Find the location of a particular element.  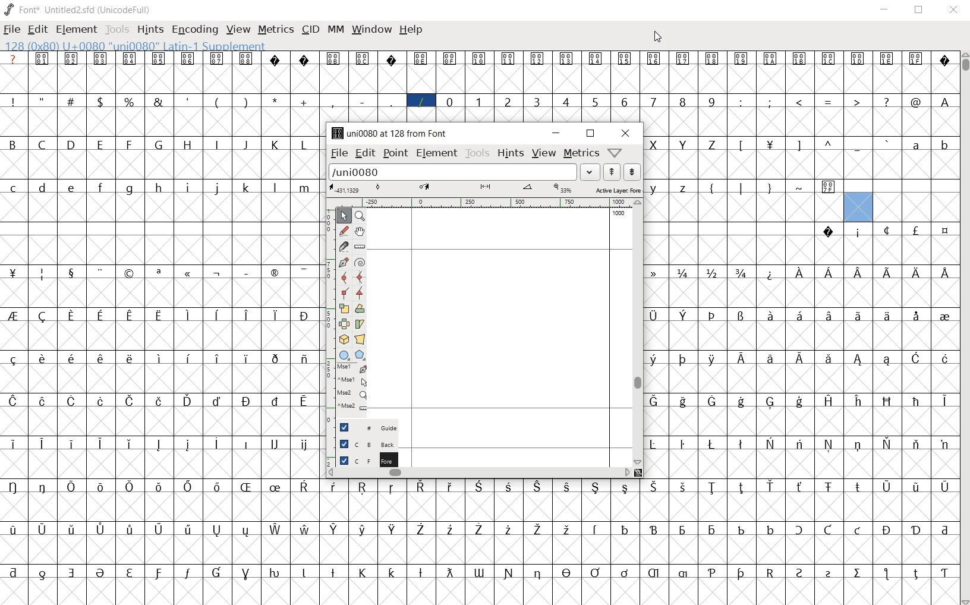

glyph is located at coordinates (859, 273).